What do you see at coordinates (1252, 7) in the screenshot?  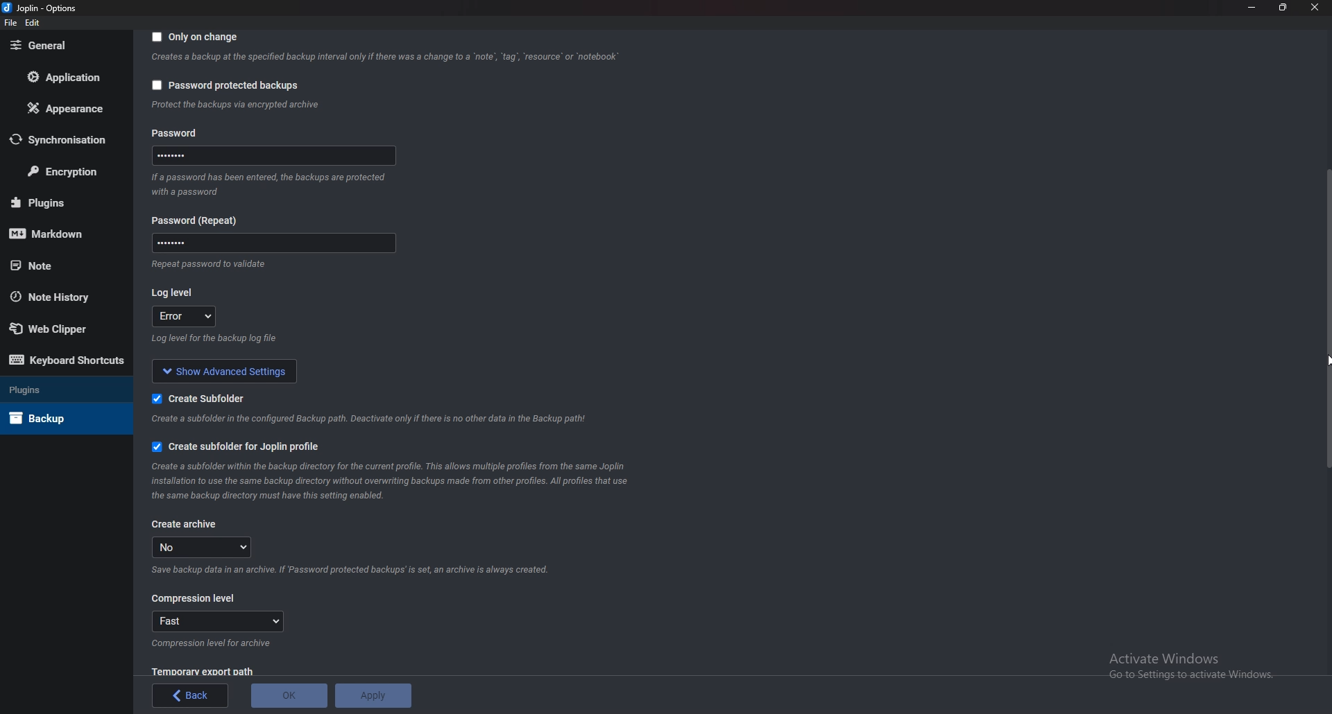 I see `minimize` at bounding box center [1252, 7].